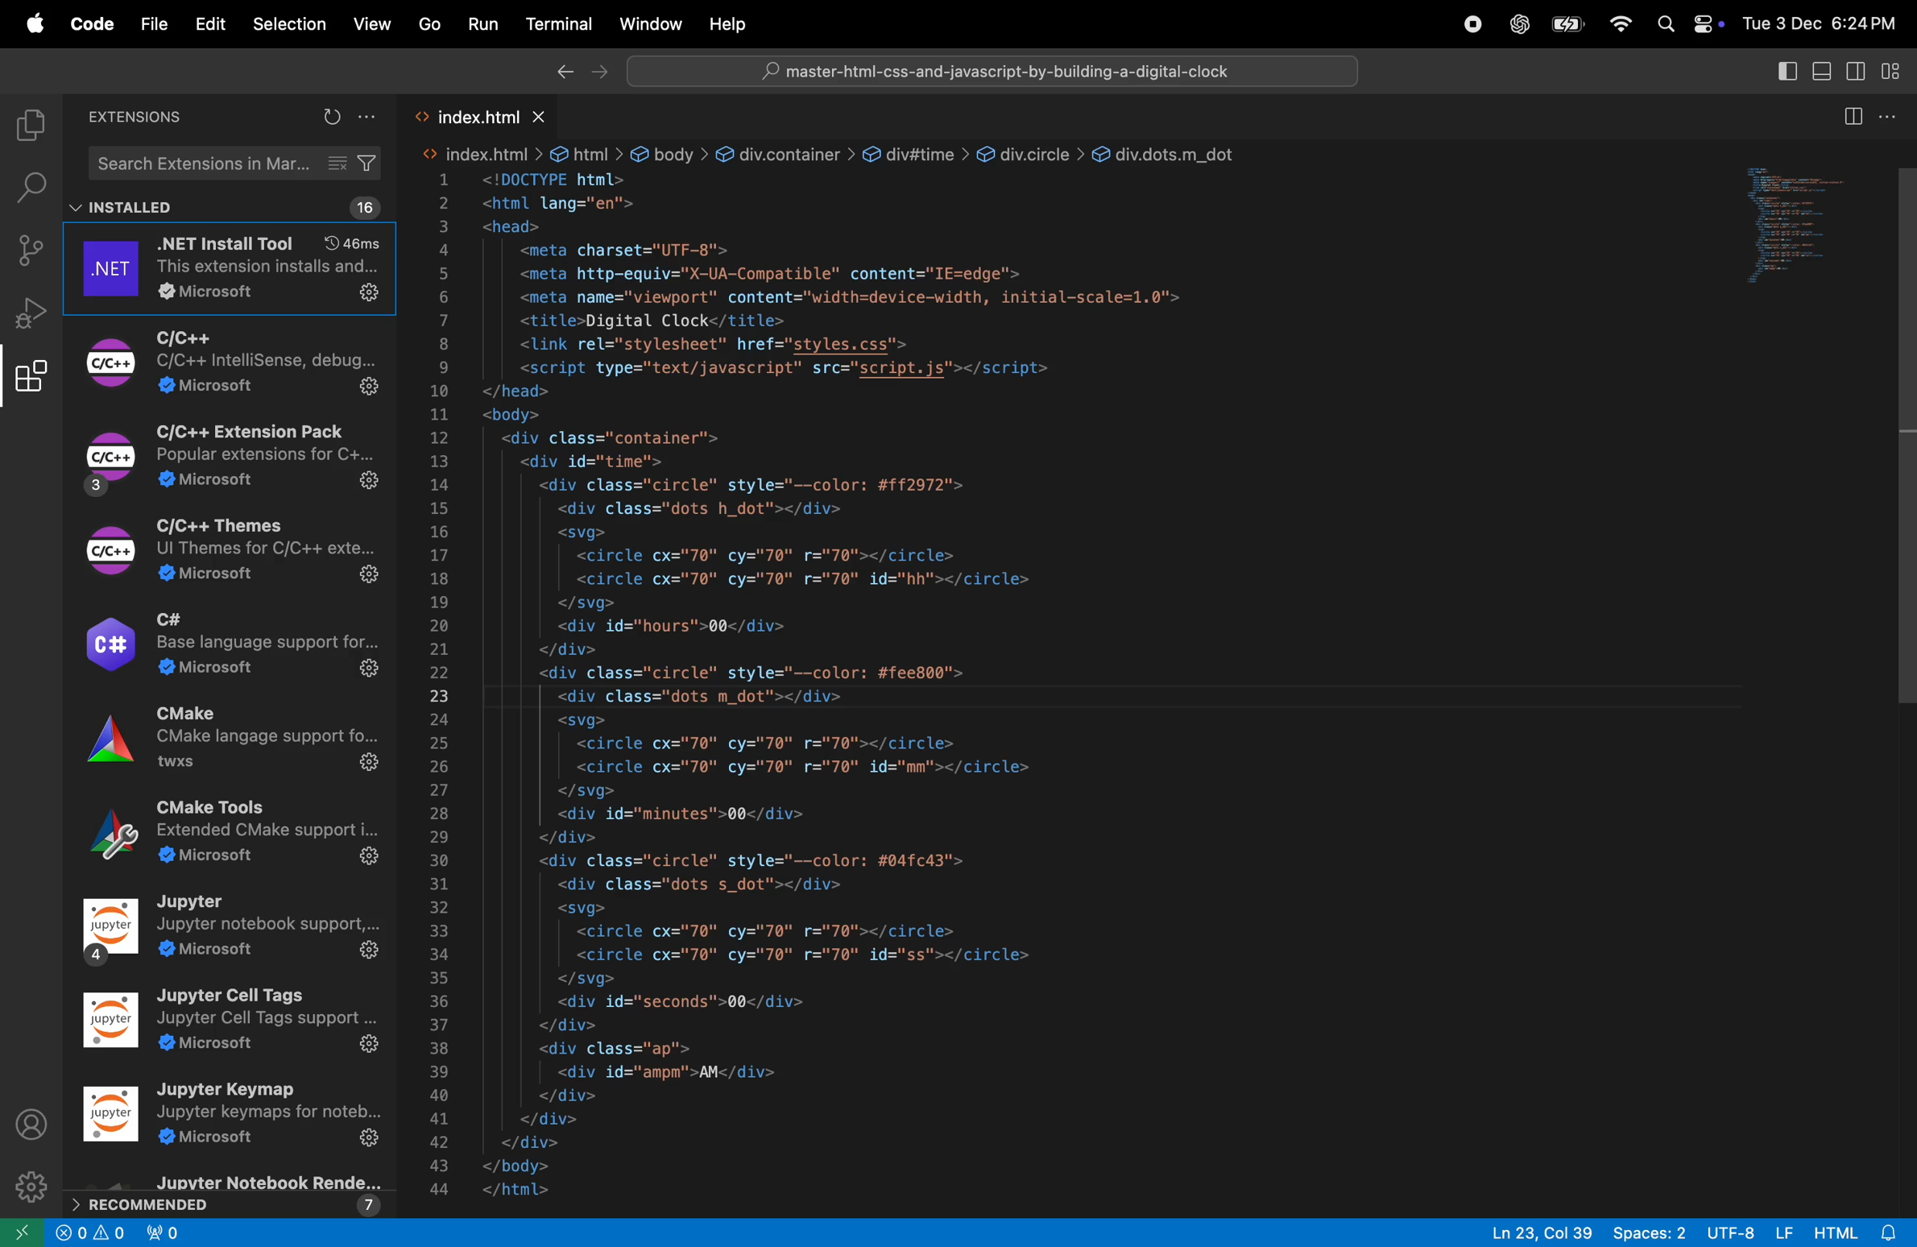 The width and height of the screenshot is (1917, 1247). Describe the element at coordinates (20, 1232) in the screenshot. I see `new window` at that location.